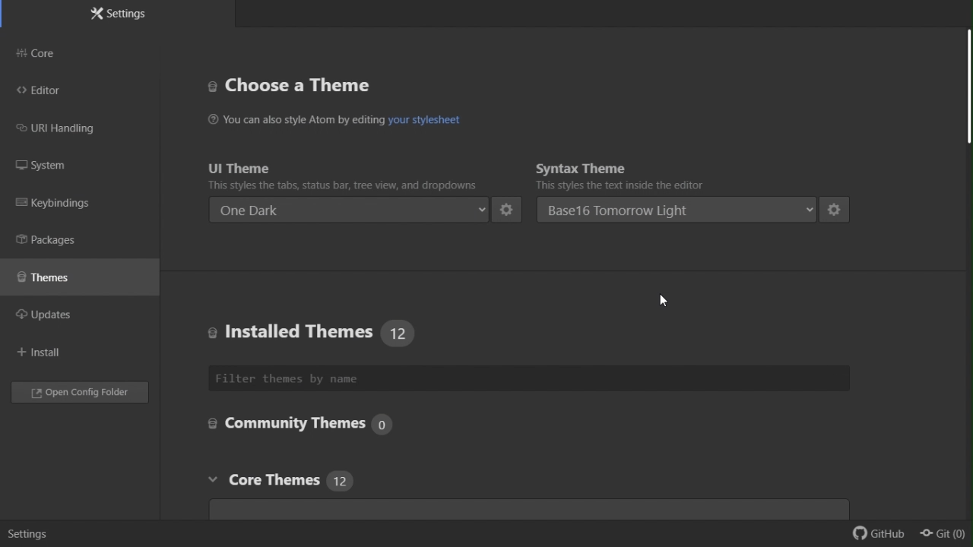  What do you see at coordinates (873, 536) in the screenshot?
I see `github` at bounding box center [873, 536].